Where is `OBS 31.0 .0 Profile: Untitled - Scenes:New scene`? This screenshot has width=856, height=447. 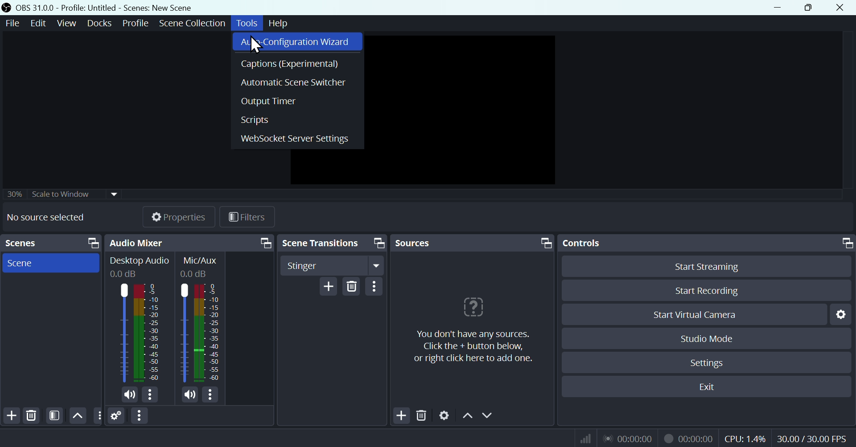 OBS 31.0 .0 Profile: Untitled - Scenes:New scene is located at coordinates (106, 8).